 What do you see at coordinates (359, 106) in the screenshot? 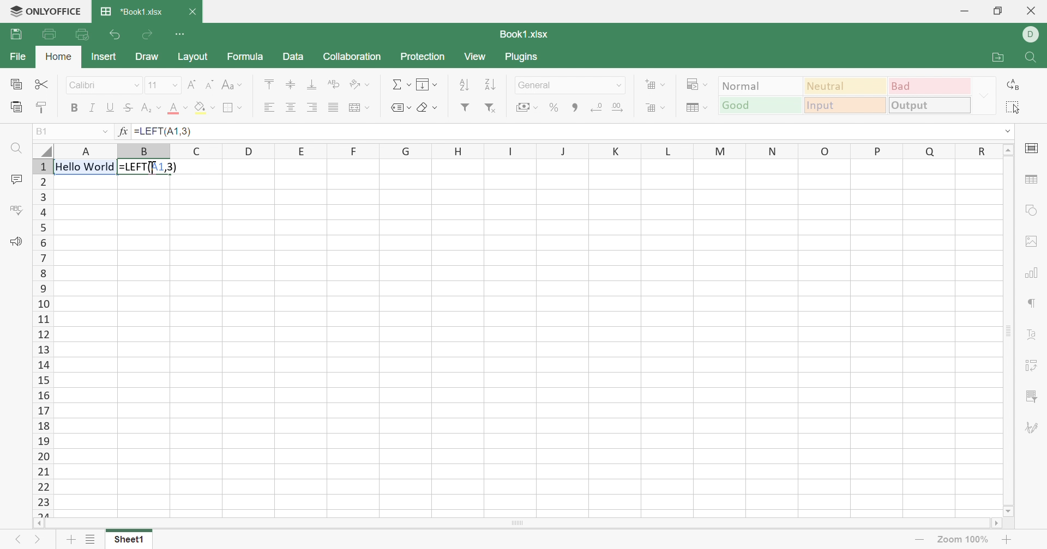
I see `Merged center` at bounding box center [359, 106].